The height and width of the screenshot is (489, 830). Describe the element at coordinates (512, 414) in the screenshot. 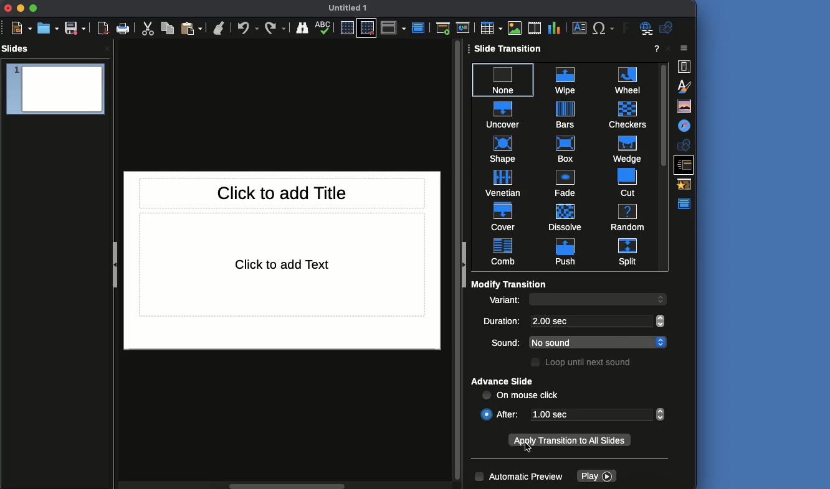

I see `After` at that location.